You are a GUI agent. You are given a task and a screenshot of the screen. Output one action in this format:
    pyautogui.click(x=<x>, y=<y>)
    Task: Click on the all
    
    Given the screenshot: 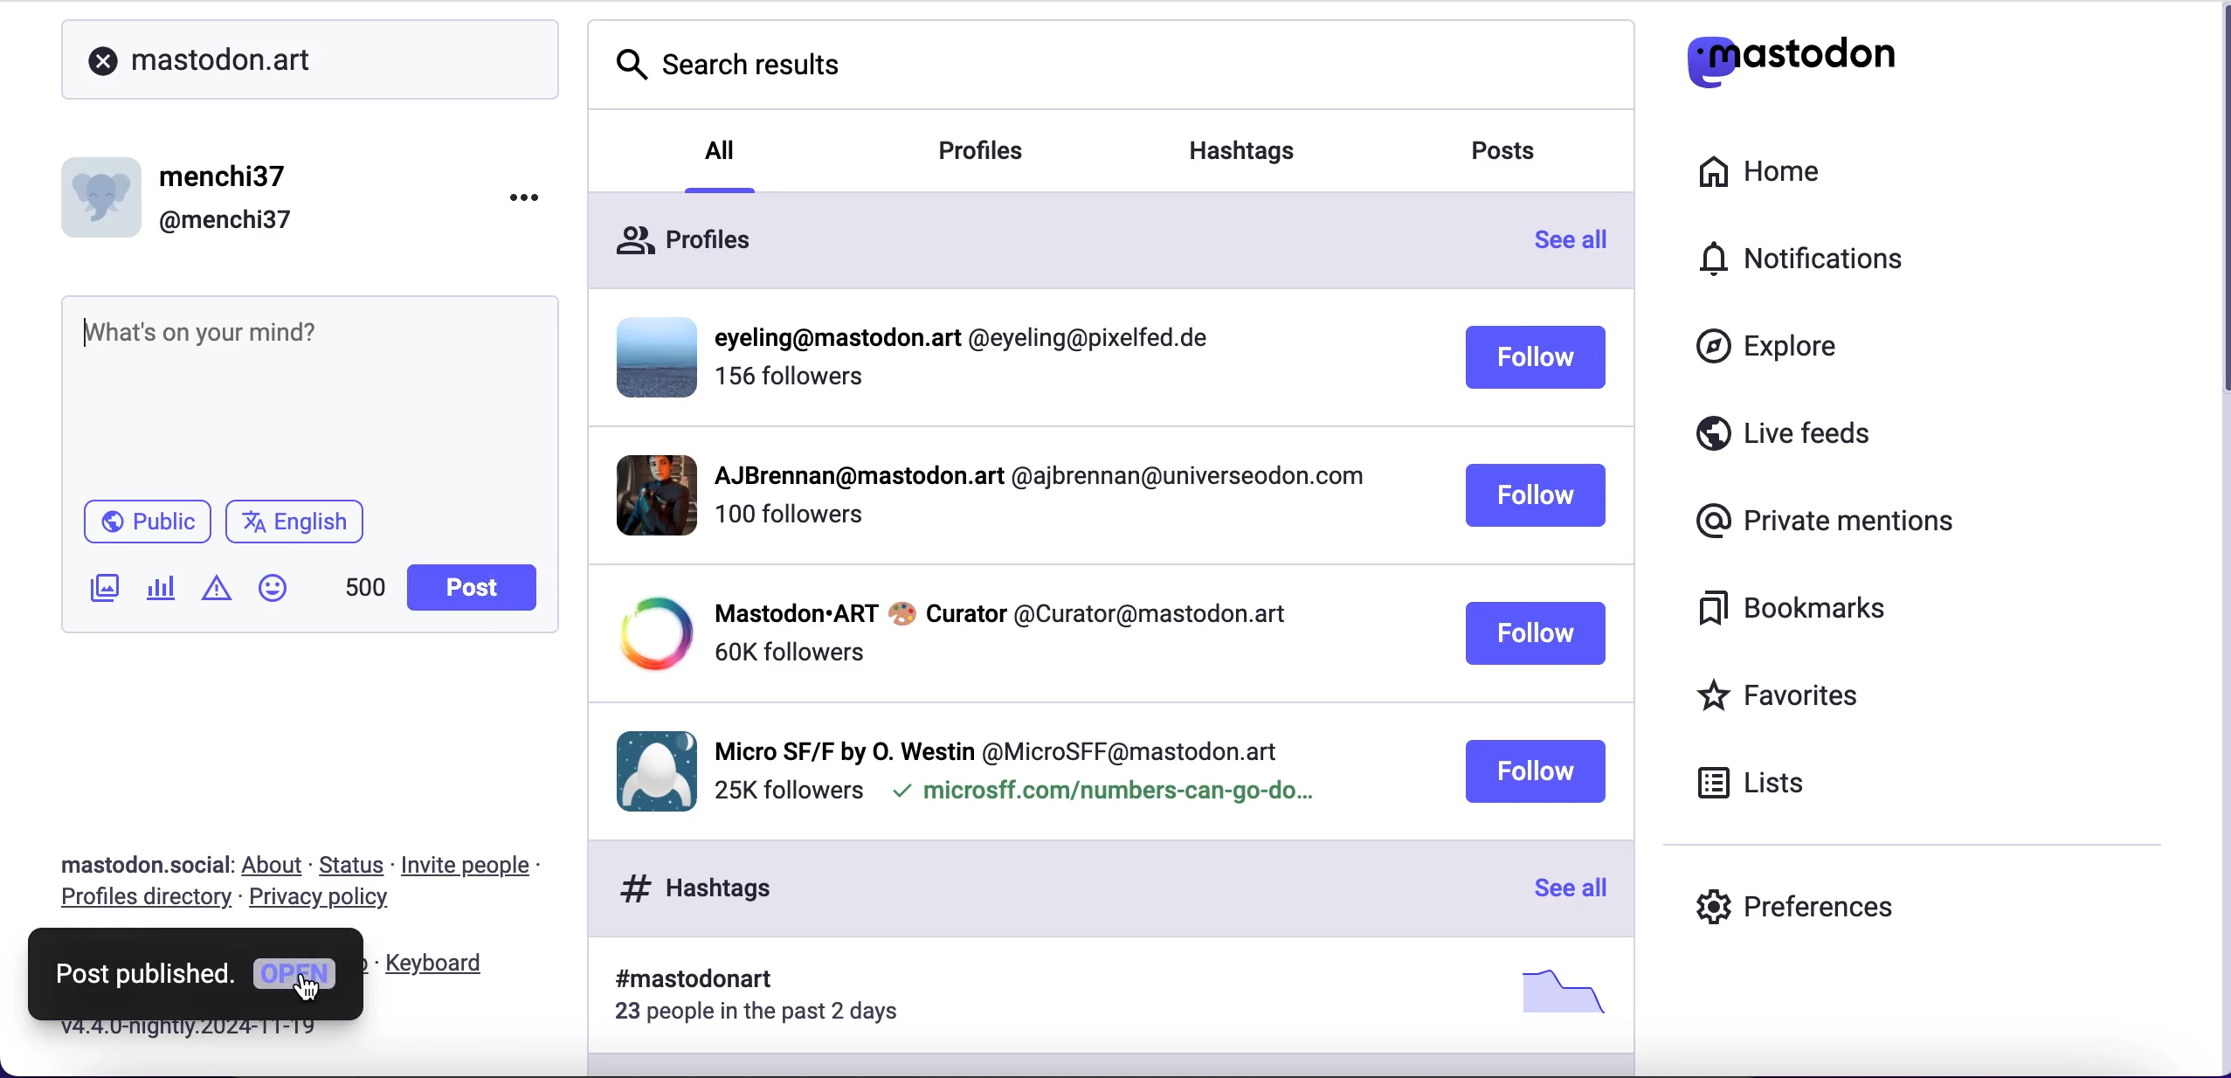 What is the action you would take?
    pyautogui.click(x=718, y=162)
    